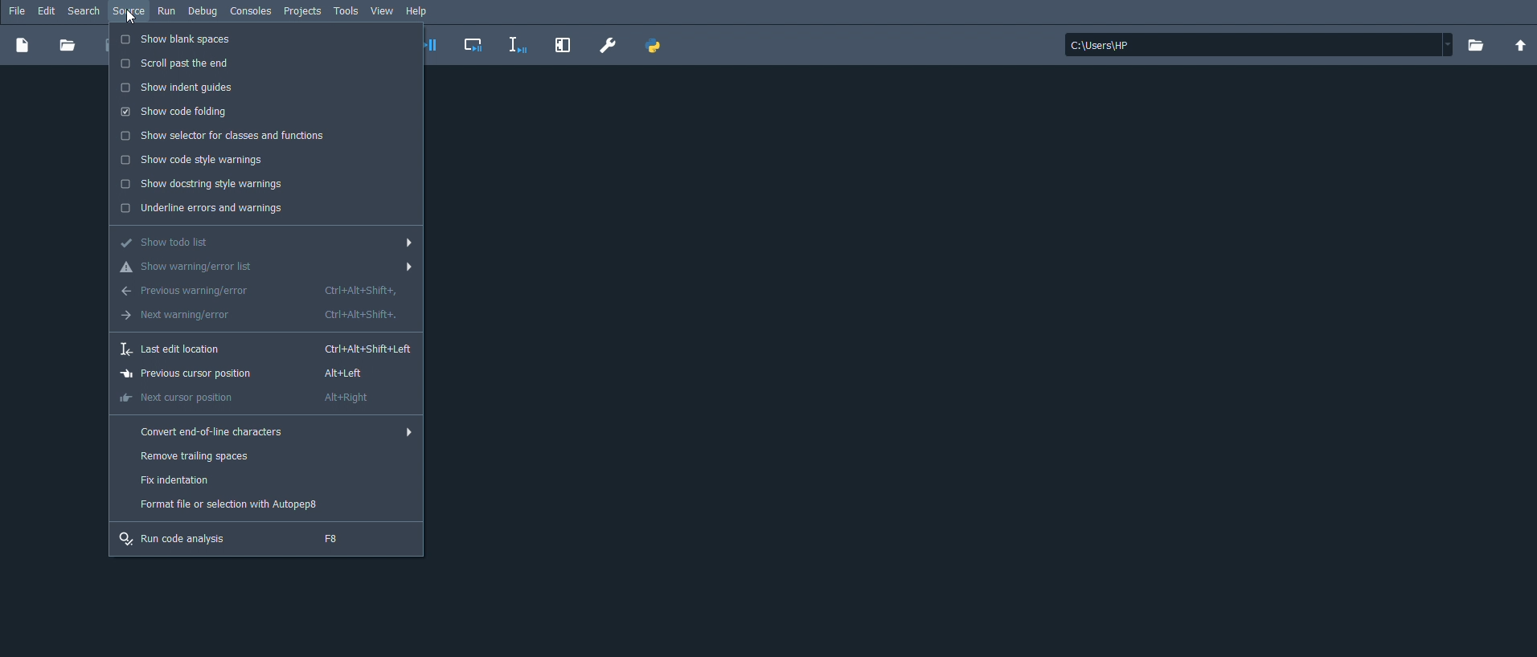 Image resolution: width=1537 pixels, height=657 pixels. I want to click on Preferences, so click(610, 46).